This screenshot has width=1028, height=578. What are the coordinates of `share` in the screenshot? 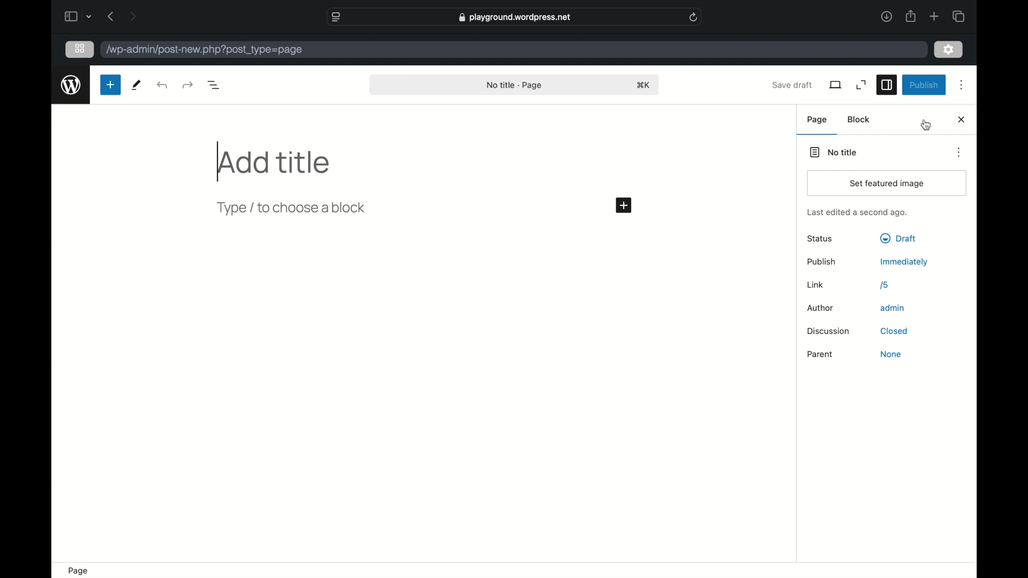 It's located at (911, 17).